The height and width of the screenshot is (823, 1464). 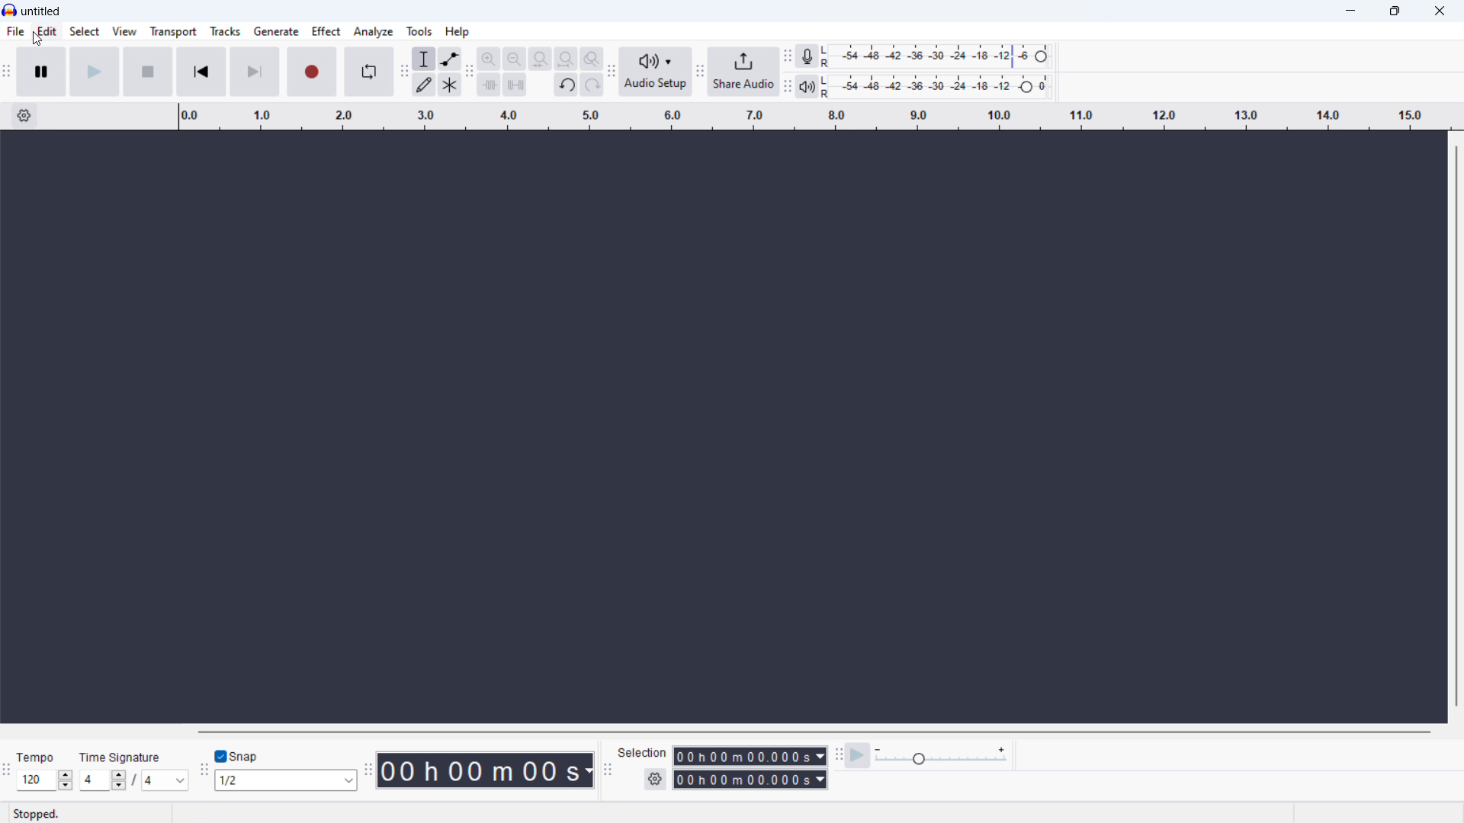 I want to click on end time, so click(x=750, y=780).